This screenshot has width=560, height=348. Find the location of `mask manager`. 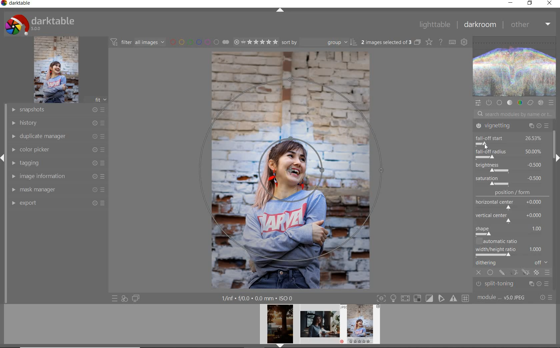

mask manager is located at coordinates (58, 189).